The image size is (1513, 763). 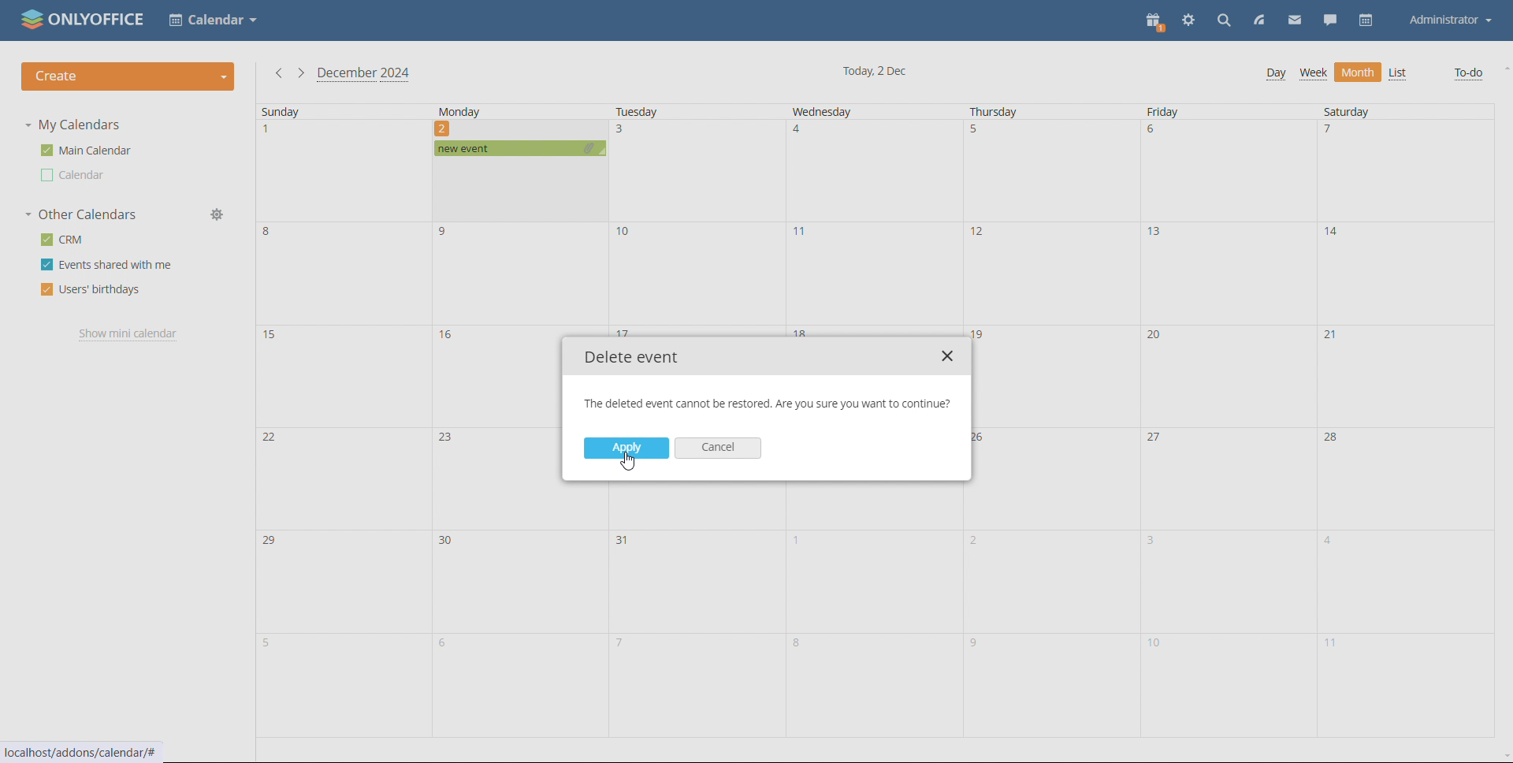 What do you see at coordinates (268, 642) in the screenshot?
I see `5` at bounding box center [268, 642].